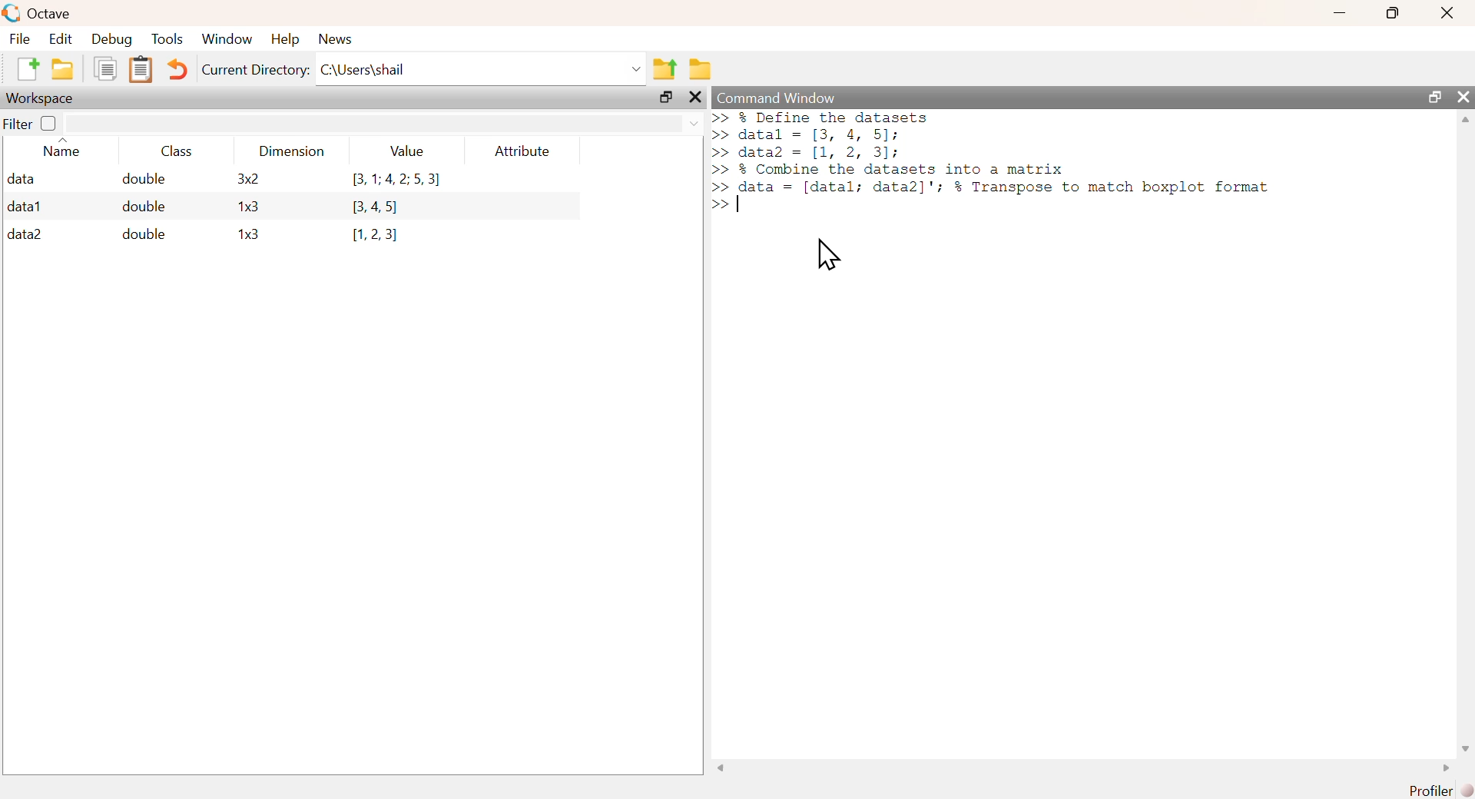 Image resolution: width=1475 pixels, height=799 pixels. What do you see at coordinates (31, 122) in the screenshot?
I see `Filter` at bounding box center [31, 122].